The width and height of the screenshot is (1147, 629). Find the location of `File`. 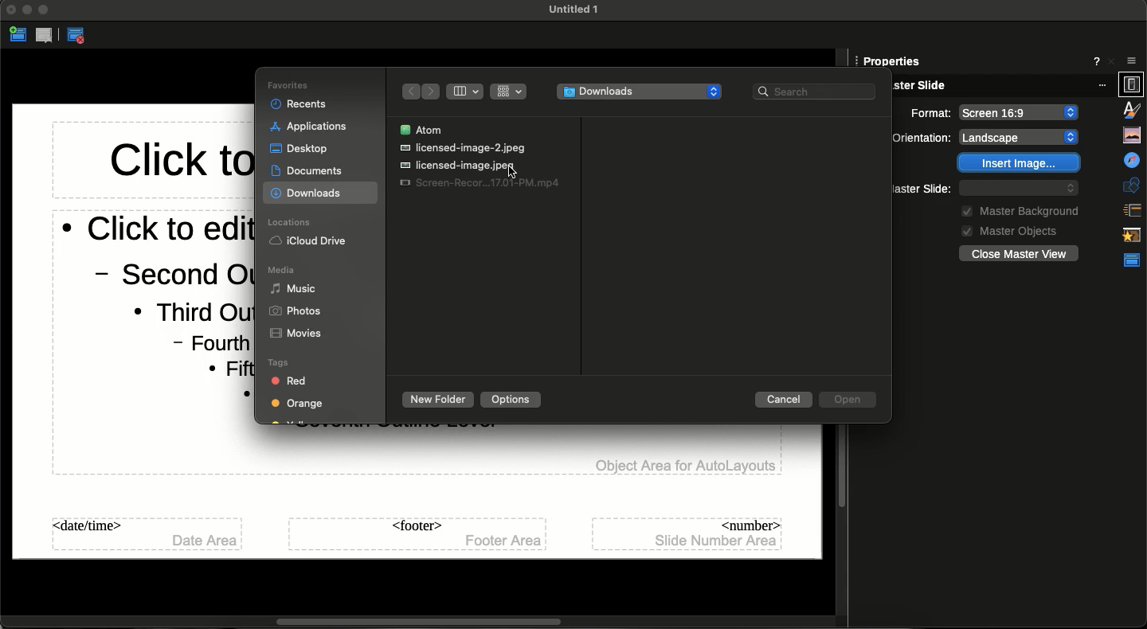

File is located at coordinates (457, 165).